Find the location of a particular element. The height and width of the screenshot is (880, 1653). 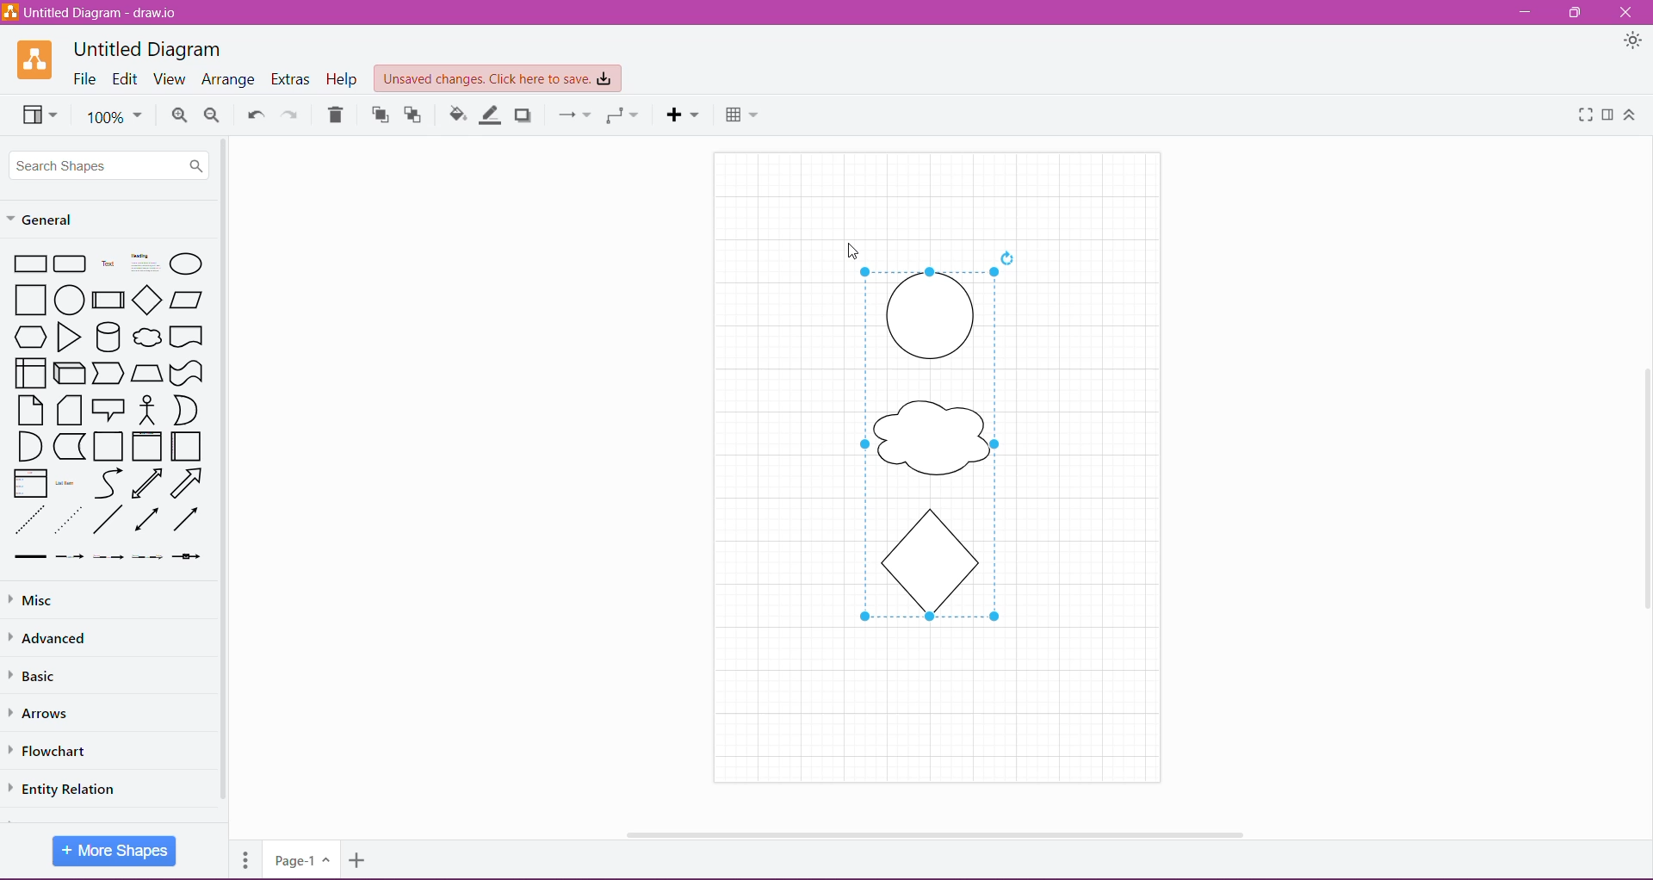

Fill Color is located at coordinates (458, 115).